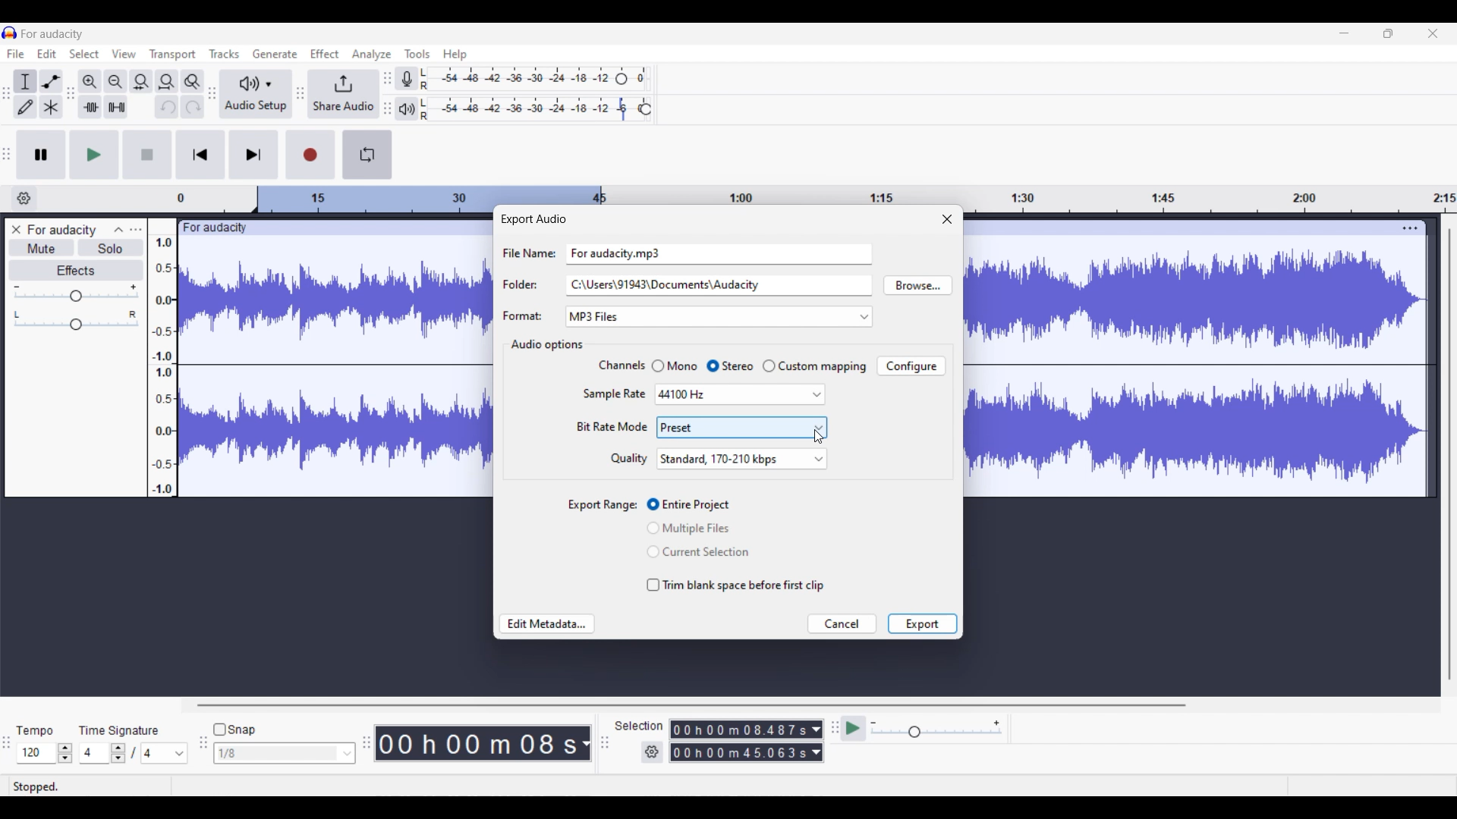 The width and height of the screenshot is (1457, 819). I want to click on Format options to choose from, so click(749, 317).